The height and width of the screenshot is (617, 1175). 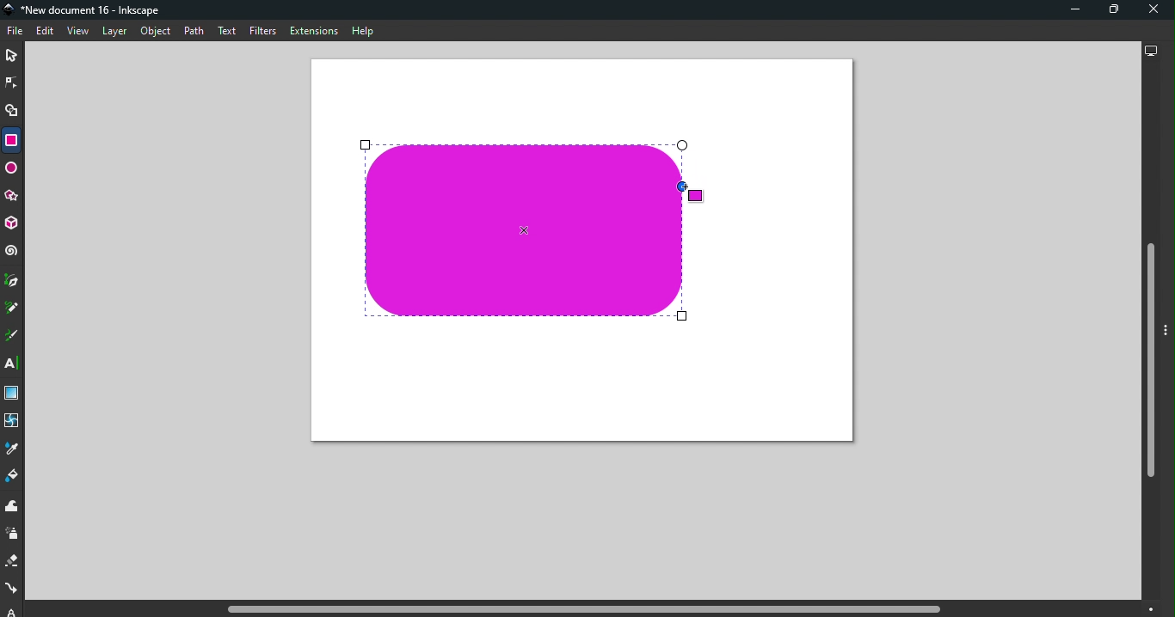 What do you see at coordinates (14, 113) in the screenshot?
I see `Shape builder tool` at bounding box center [14, 113].